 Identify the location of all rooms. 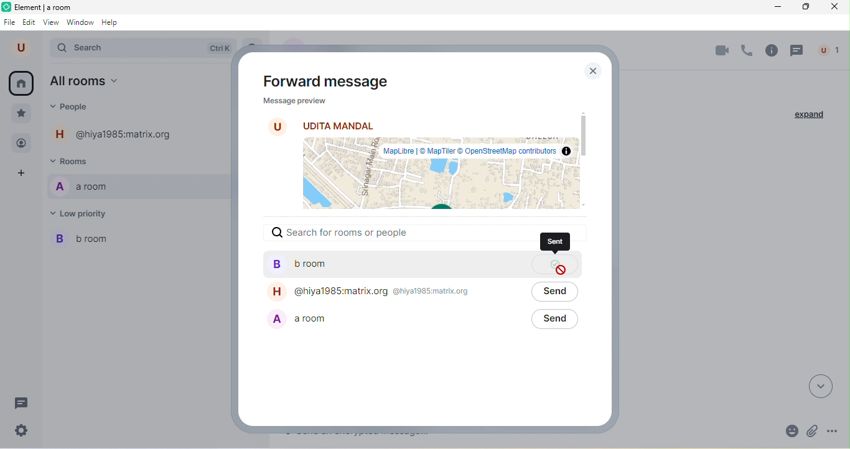
(85, 82).